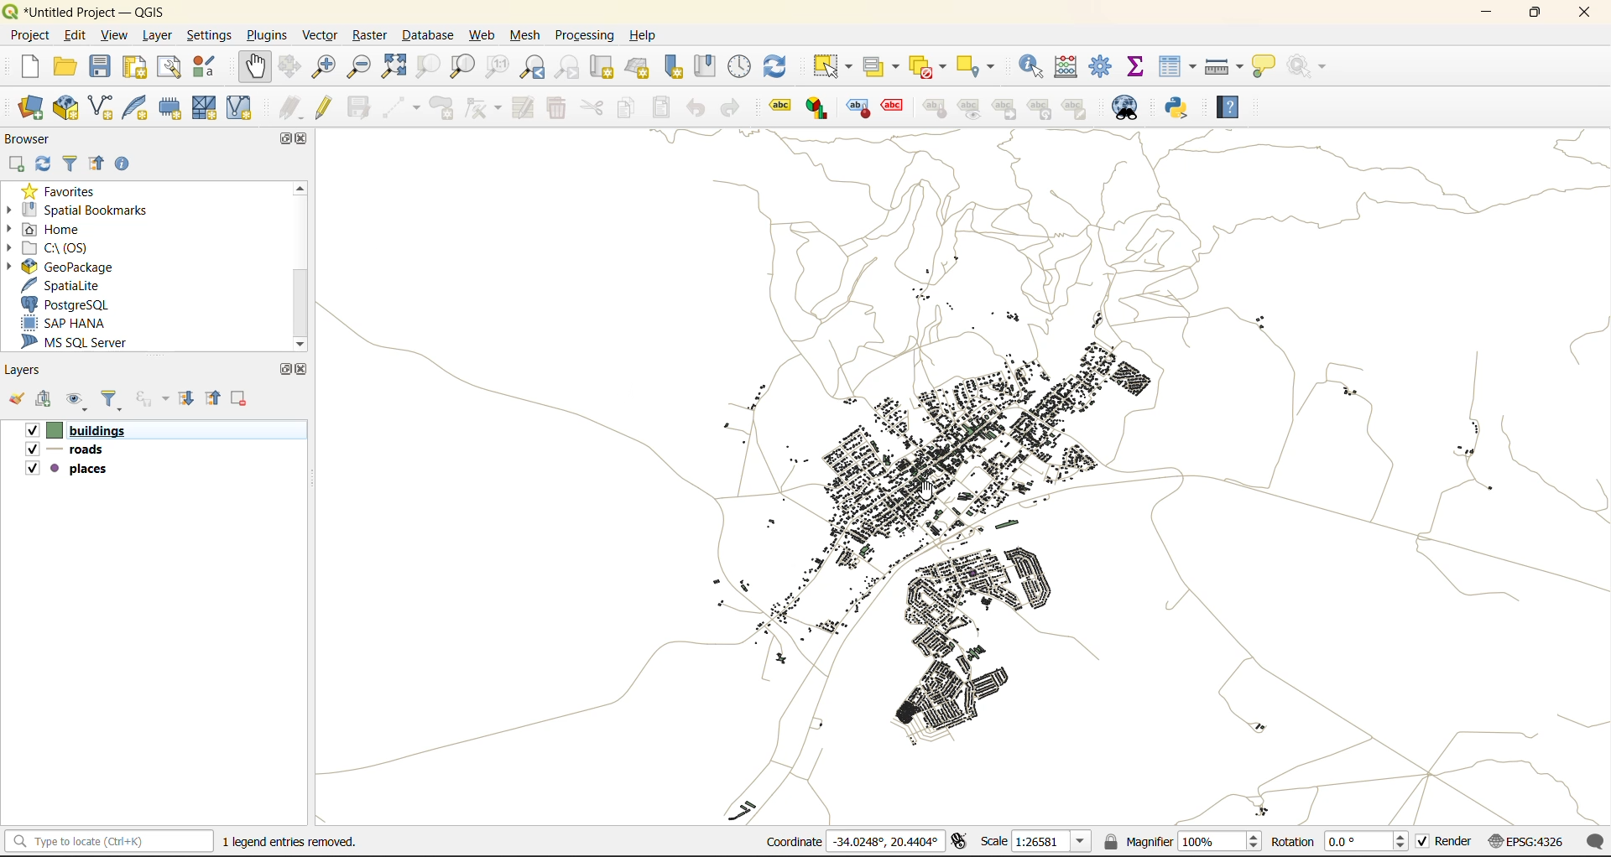 Image resolution: width=1611 pixels, height=857 pixels. What do you see at coordinates (1580, 16) in the screenshot?
I see `close` at bounding box center [1580, 16].